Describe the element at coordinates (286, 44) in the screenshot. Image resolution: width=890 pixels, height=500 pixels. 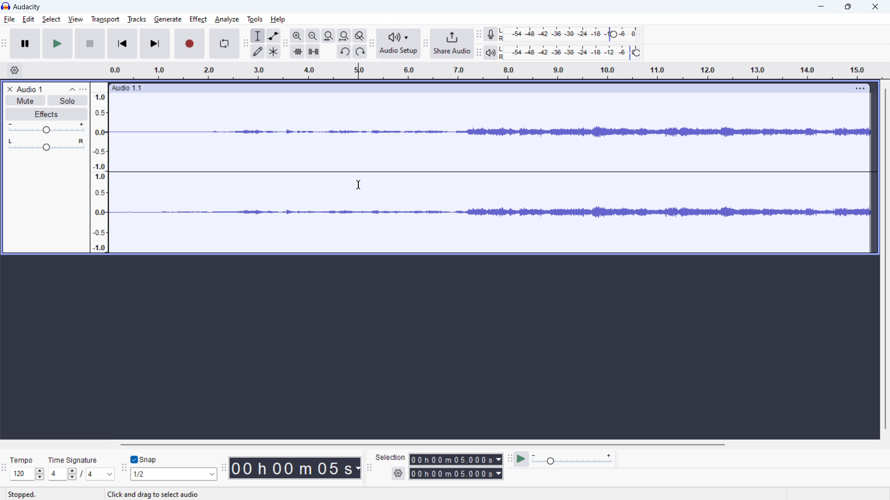
I see `edit toolbar` at that location.